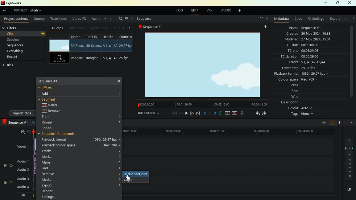 The image size is (356, 200). I want to click on trim, so click(54, 117).